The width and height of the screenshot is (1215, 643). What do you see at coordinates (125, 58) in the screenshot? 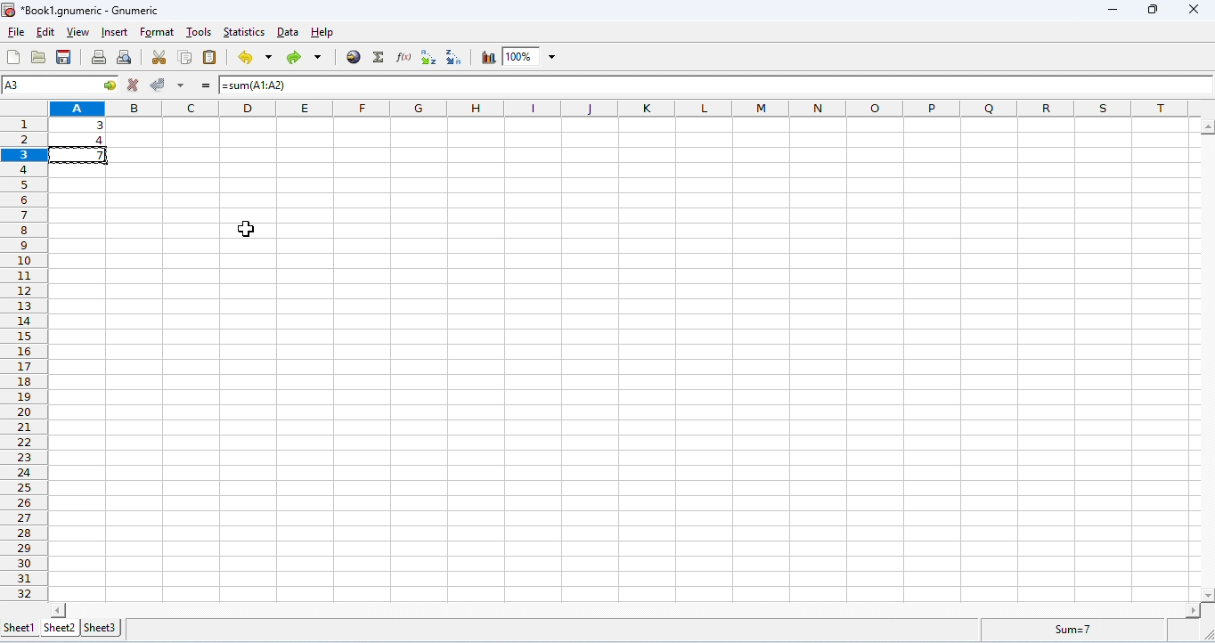
I see `print preview` at bounding box center [125, 58].